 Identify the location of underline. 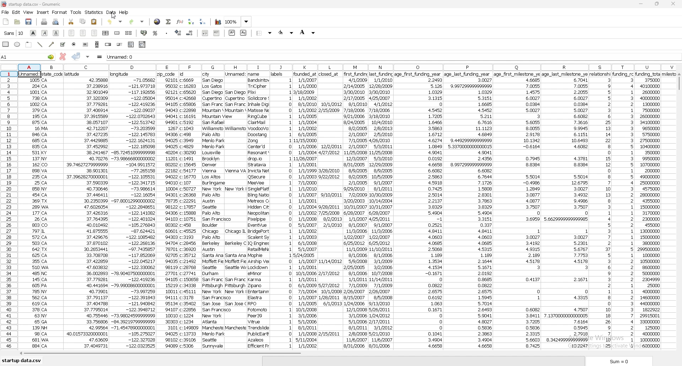
(56, 33).